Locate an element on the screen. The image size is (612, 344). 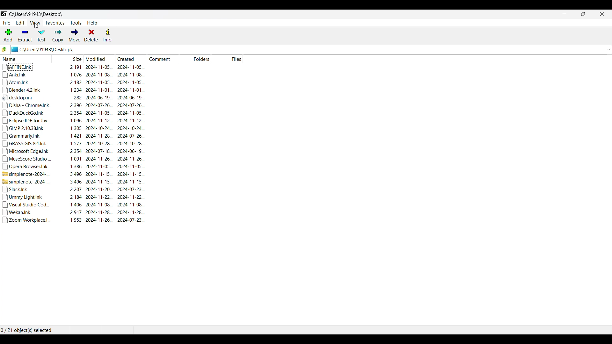
Test is located at coordinates (41, 36).